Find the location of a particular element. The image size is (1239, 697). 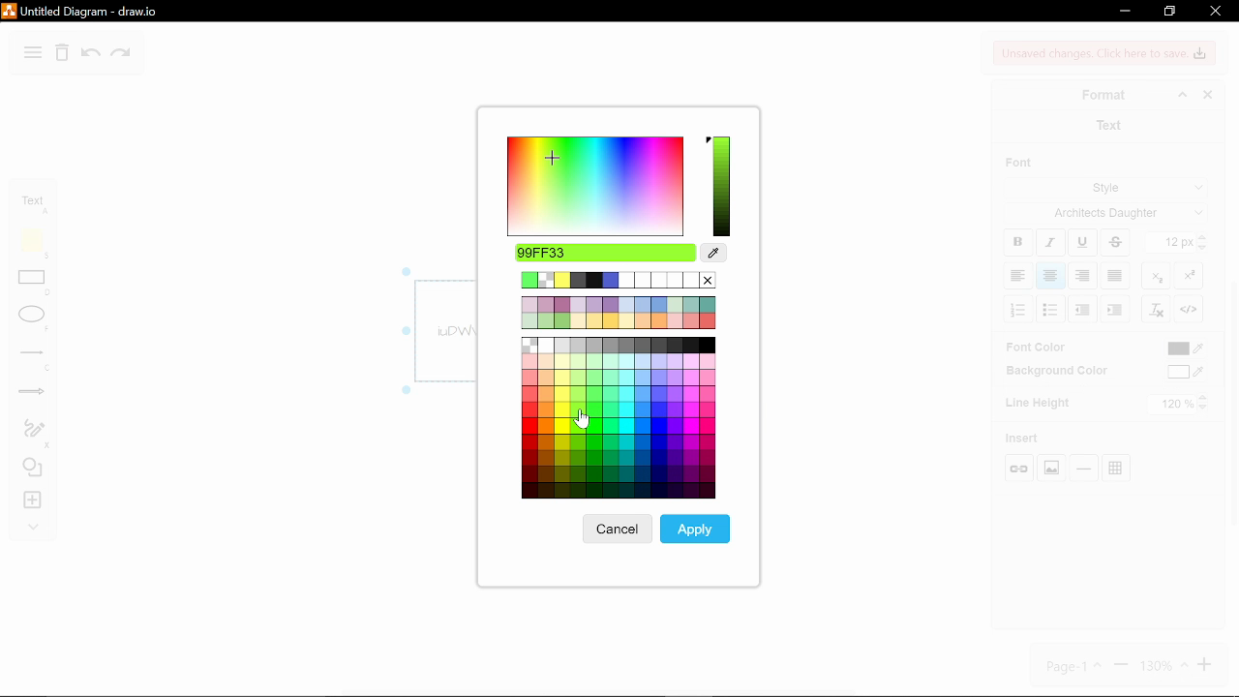

rectangle is located at coordinates (28, 282).